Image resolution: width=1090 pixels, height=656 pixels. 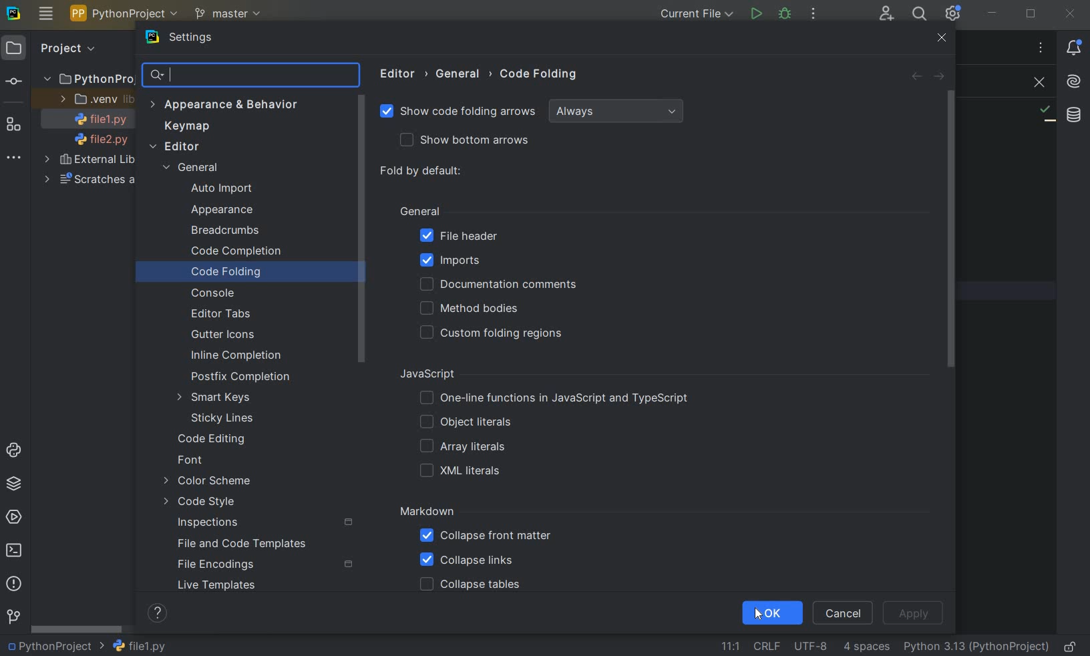 I want to click on .VENV, so click(x=95, y=100).